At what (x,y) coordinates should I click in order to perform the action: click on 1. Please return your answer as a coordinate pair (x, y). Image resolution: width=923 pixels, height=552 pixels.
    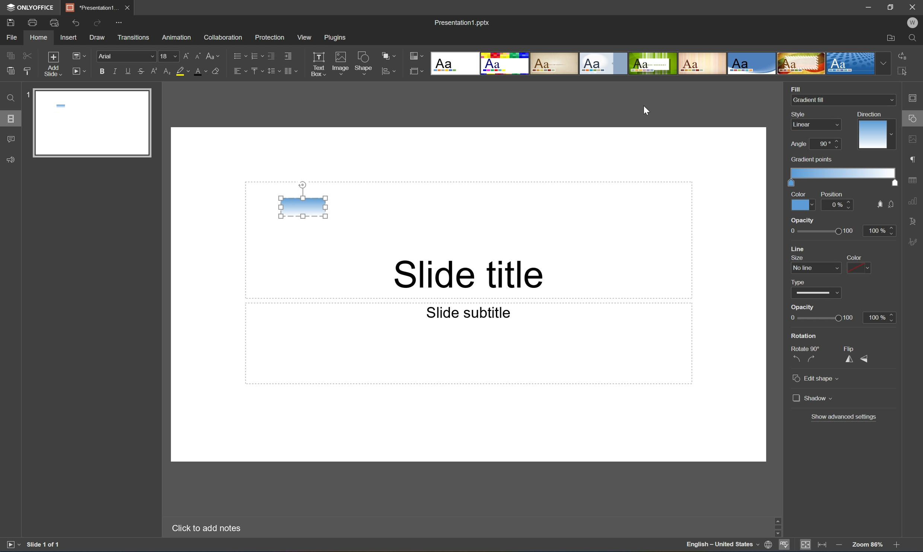
    Looking at the image, I should click on (27, 97).